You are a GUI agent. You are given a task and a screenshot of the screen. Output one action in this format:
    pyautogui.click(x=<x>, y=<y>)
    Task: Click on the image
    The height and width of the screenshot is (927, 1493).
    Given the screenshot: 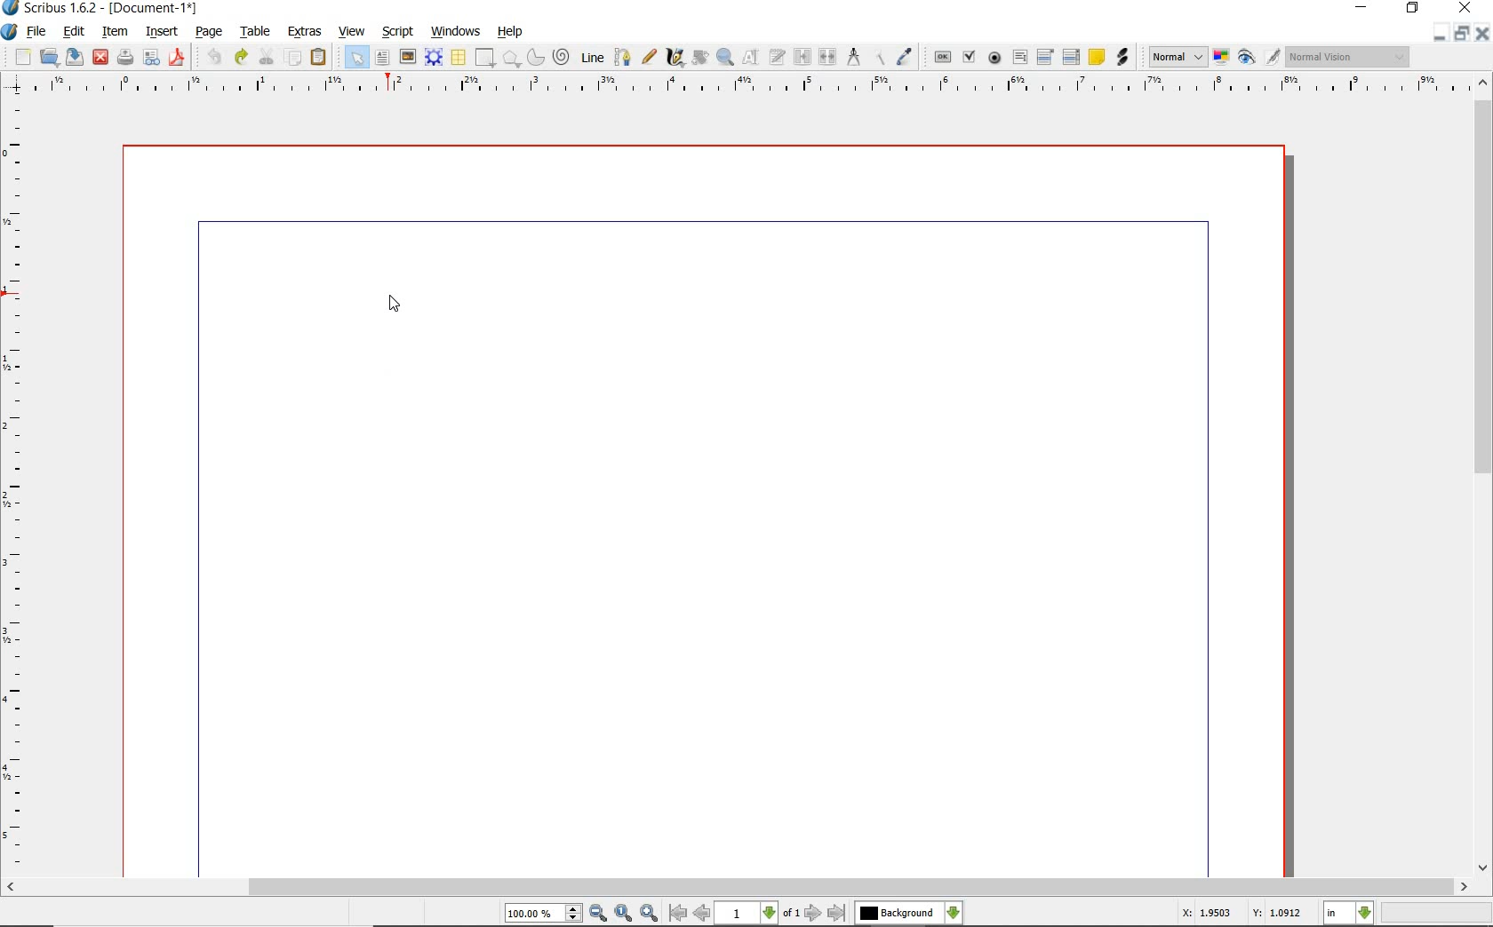 What is the action you would take?
    pyautogui.click(x=408, y=58)
    